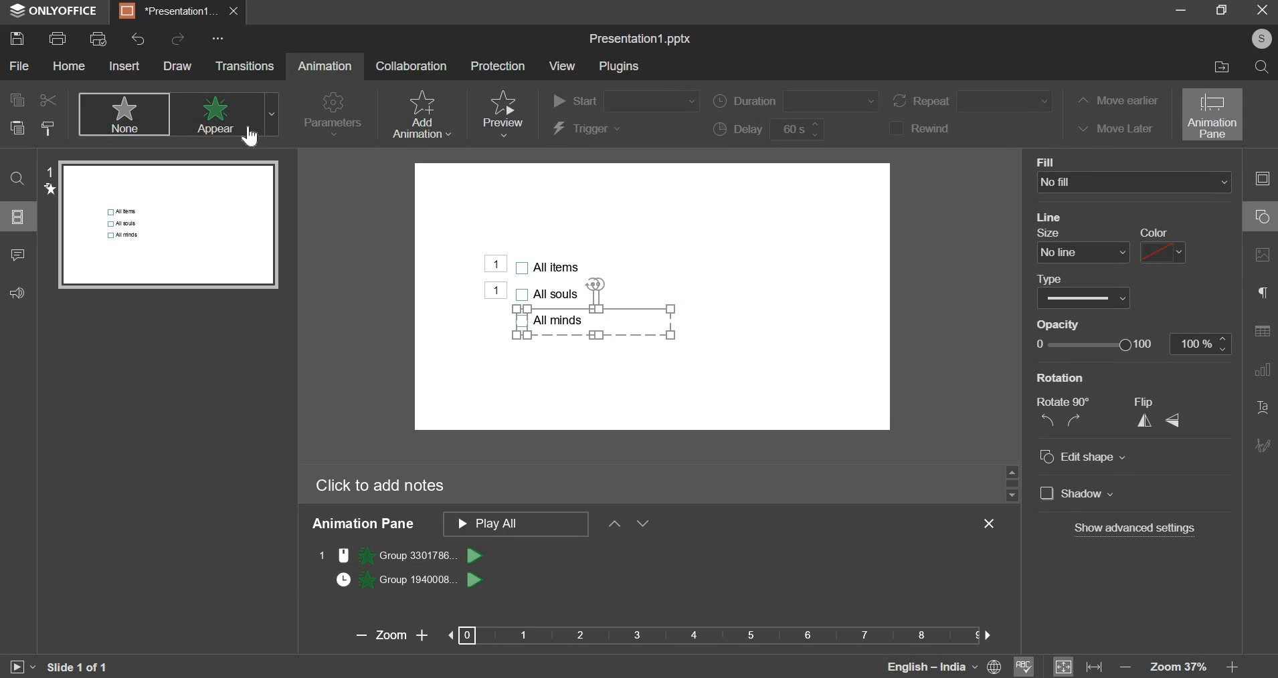 The image size is (1278, 678). What do you see at coordinates (1136, 182) in the screenshot?
I see `background fill` at bounding box center [1136, 182].